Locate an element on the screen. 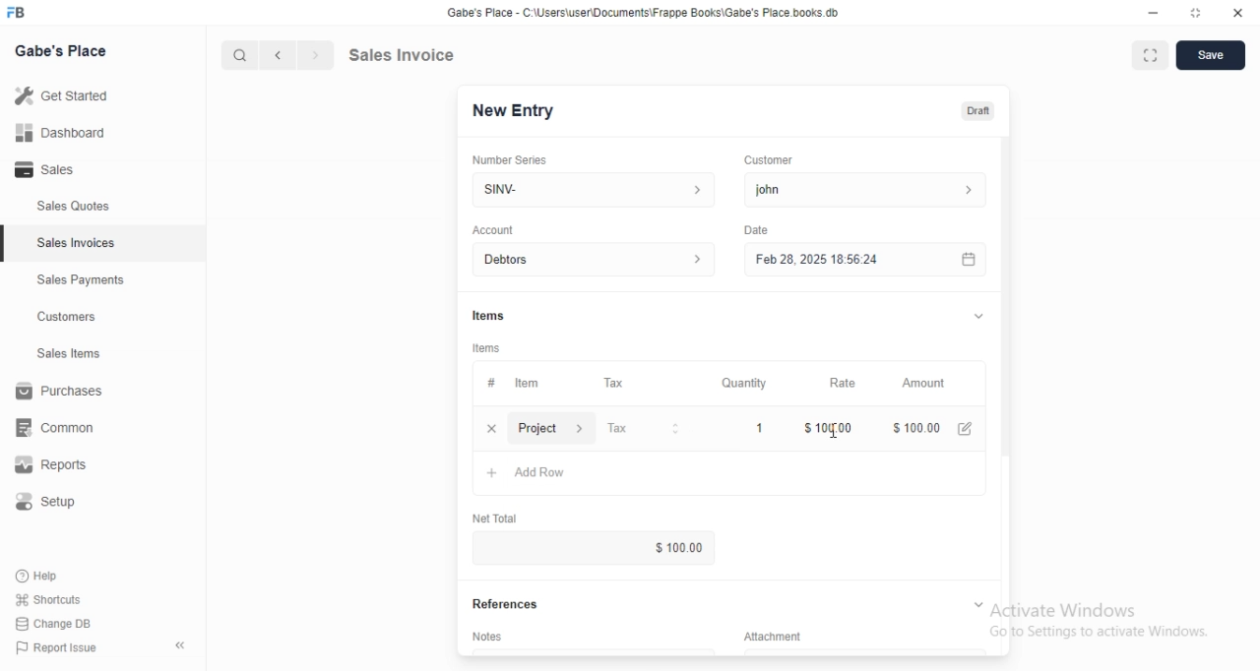 The width and height of the screenshot is (1260, 671). New Entry is located at coordinates (520, 110).